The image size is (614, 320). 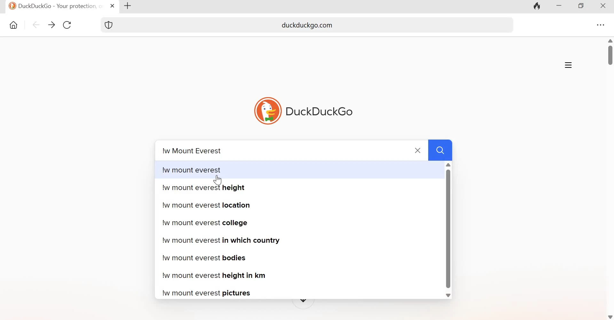 I want to click on !w mount everest, so click(x=196, y=170).